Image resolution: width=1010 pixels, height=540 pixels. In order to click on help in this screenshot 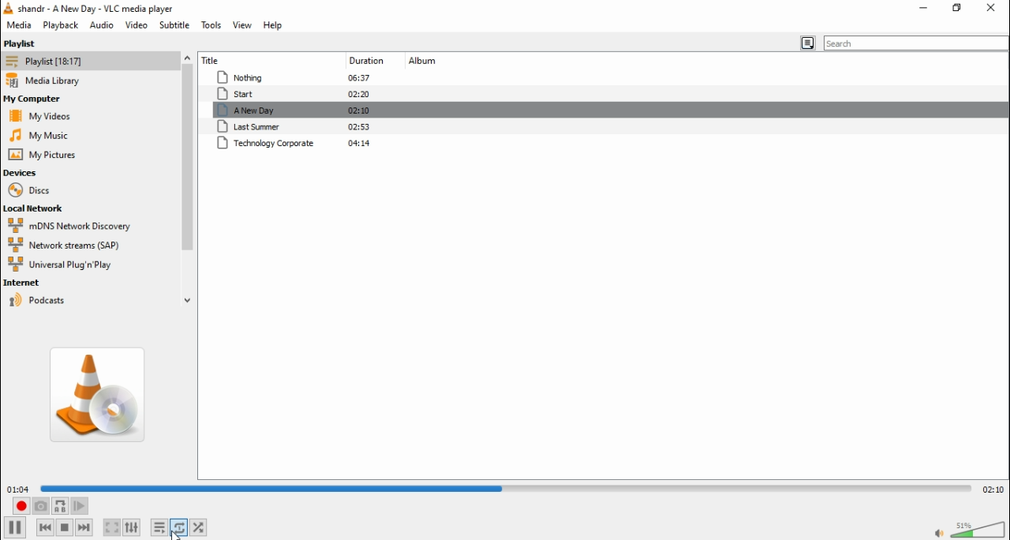, I will do `click(276, 27)`.